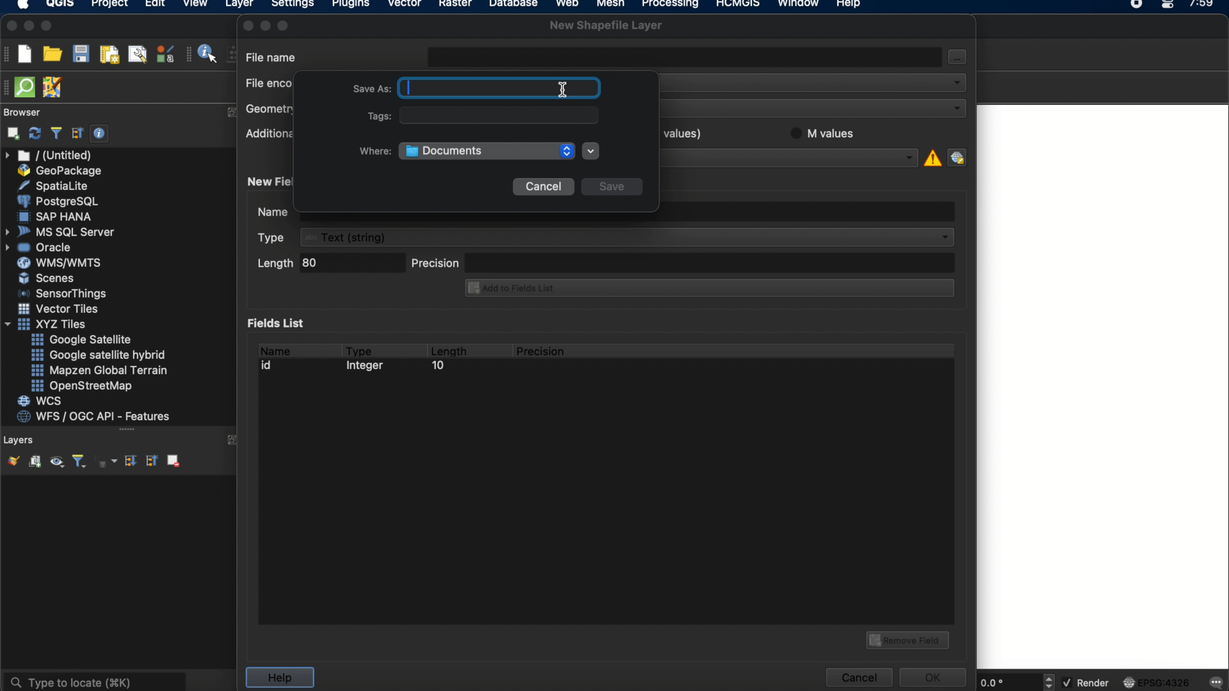 The image size is (1229, 691). Describe the element at coordinates (567, 90) in the screenshot. I see `CURSOR` at that location.